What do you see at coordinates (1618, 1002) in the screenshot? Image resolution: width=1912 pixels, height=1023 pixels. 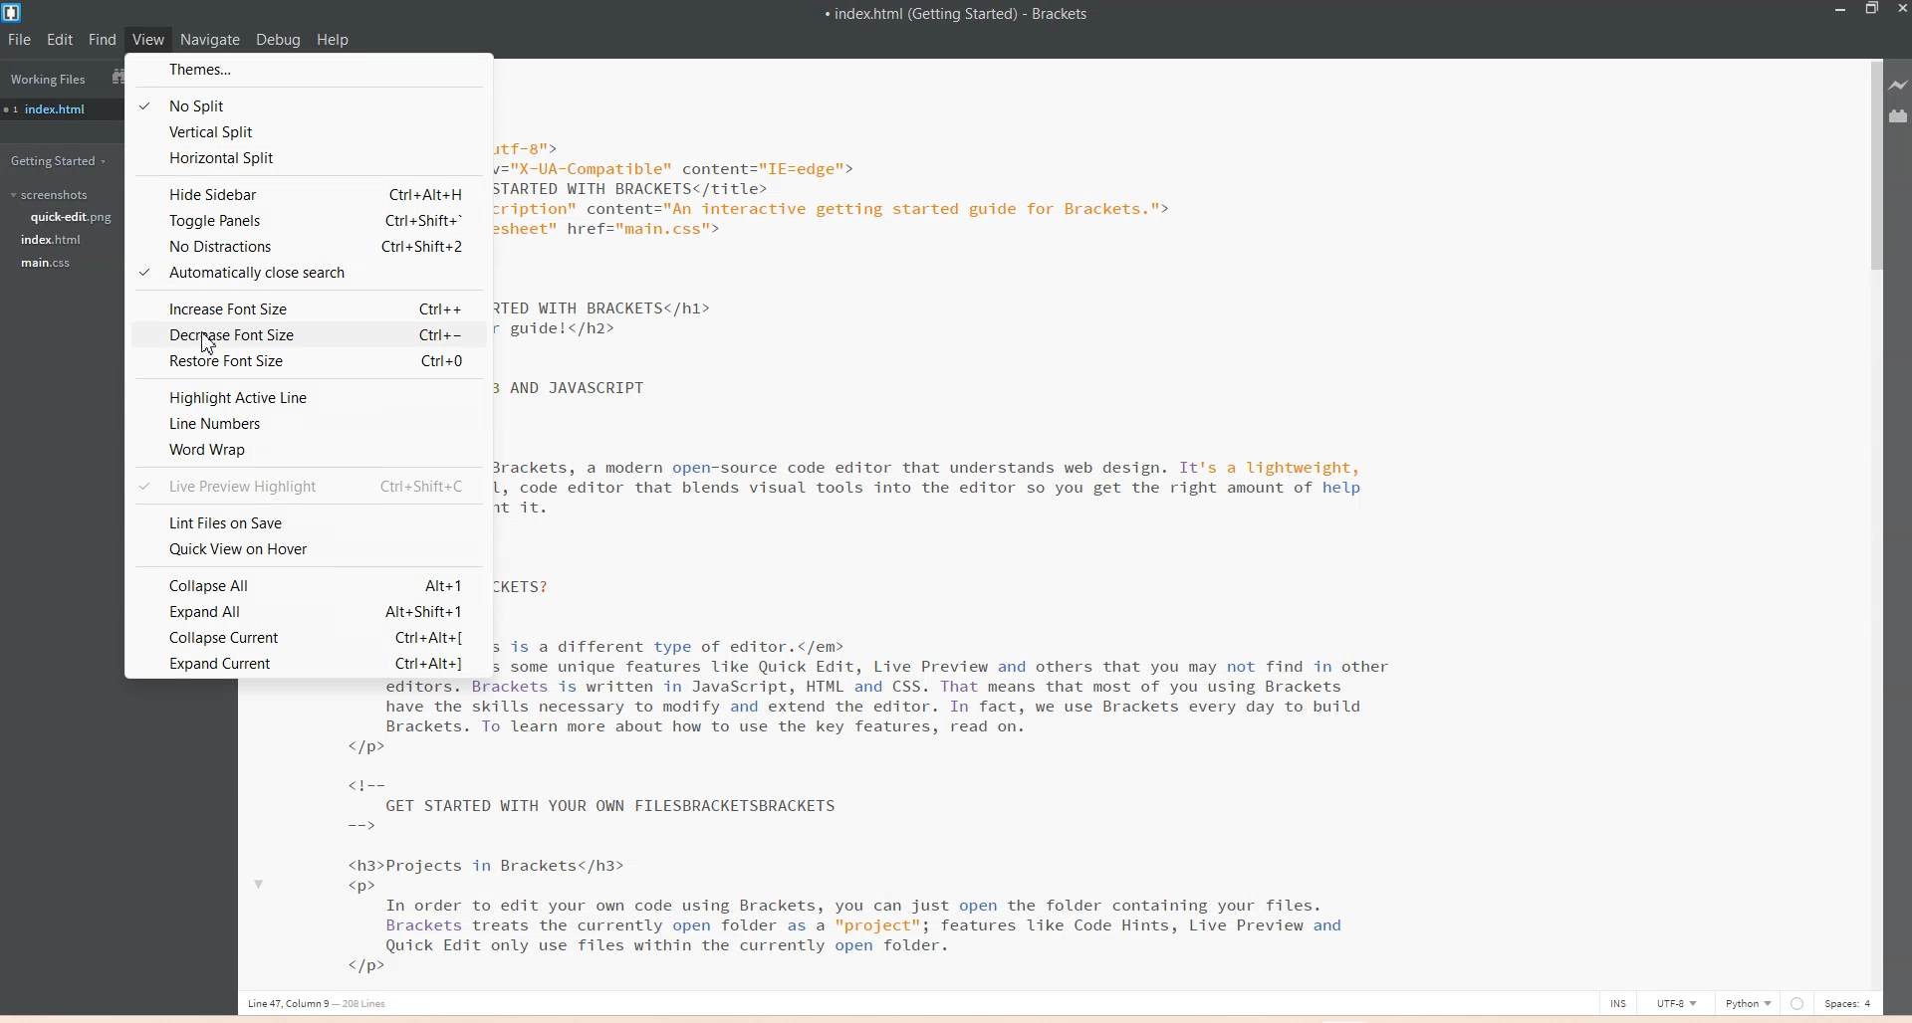 I see `INS` at bounding box center [1618, 1002].